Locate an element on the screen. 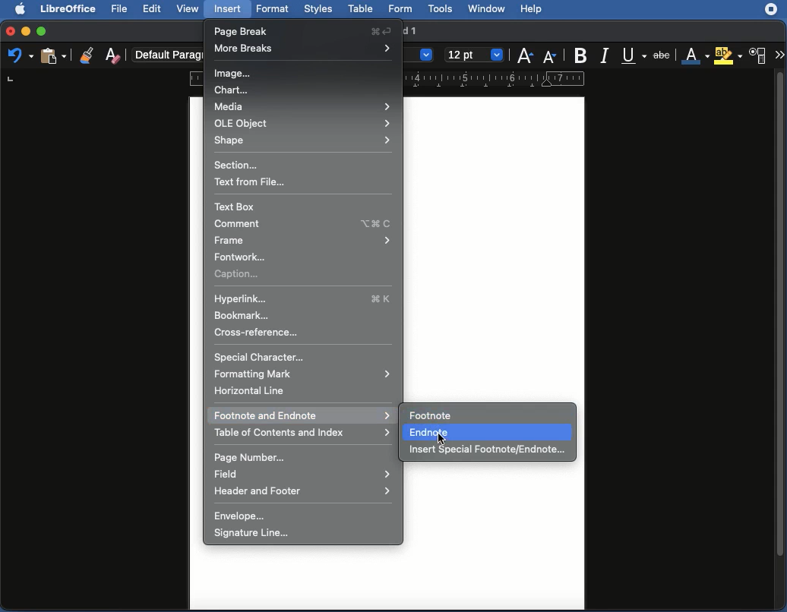 Image resolution: width=787 pixels, height=612 pixels. Maximize is located at coordinates (41, 30).